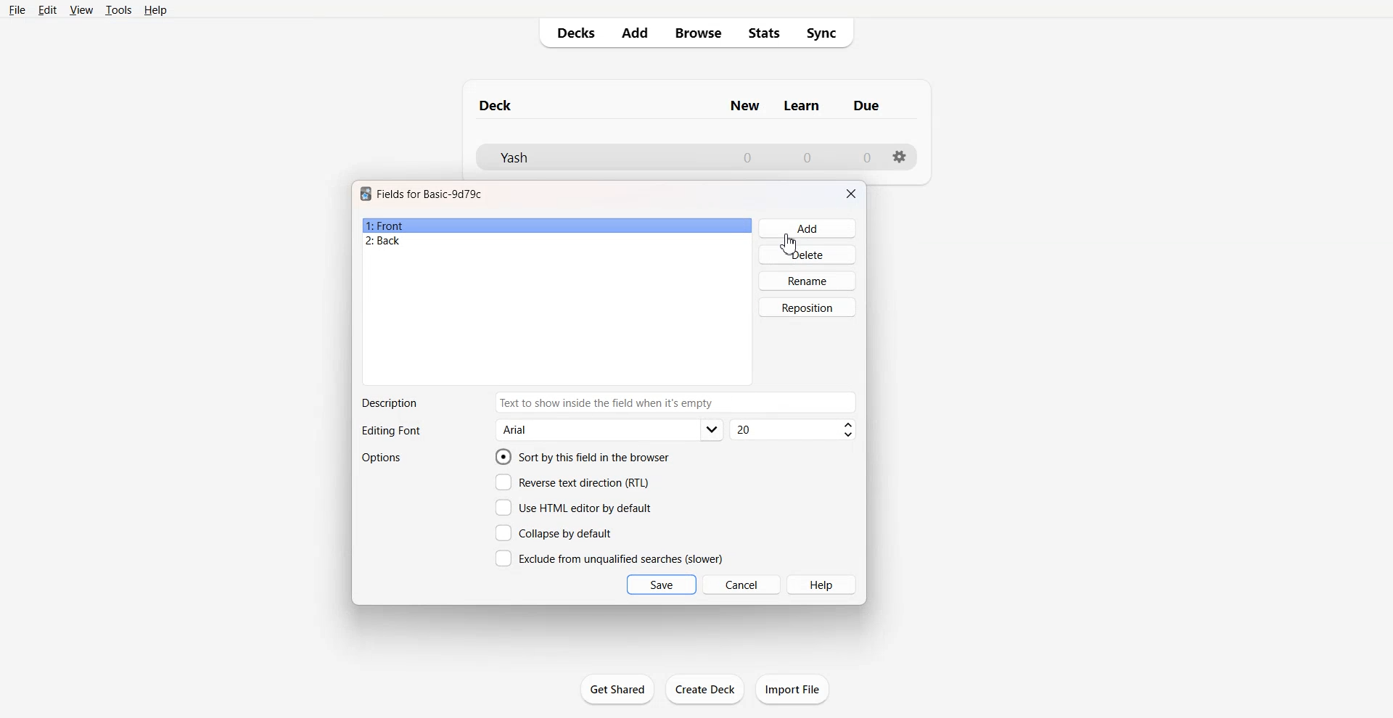 The height and width of the screenshot is (718, 1393). Describe the element at coordinates (851, 194) in the screenshot. I see `Close` at that location.